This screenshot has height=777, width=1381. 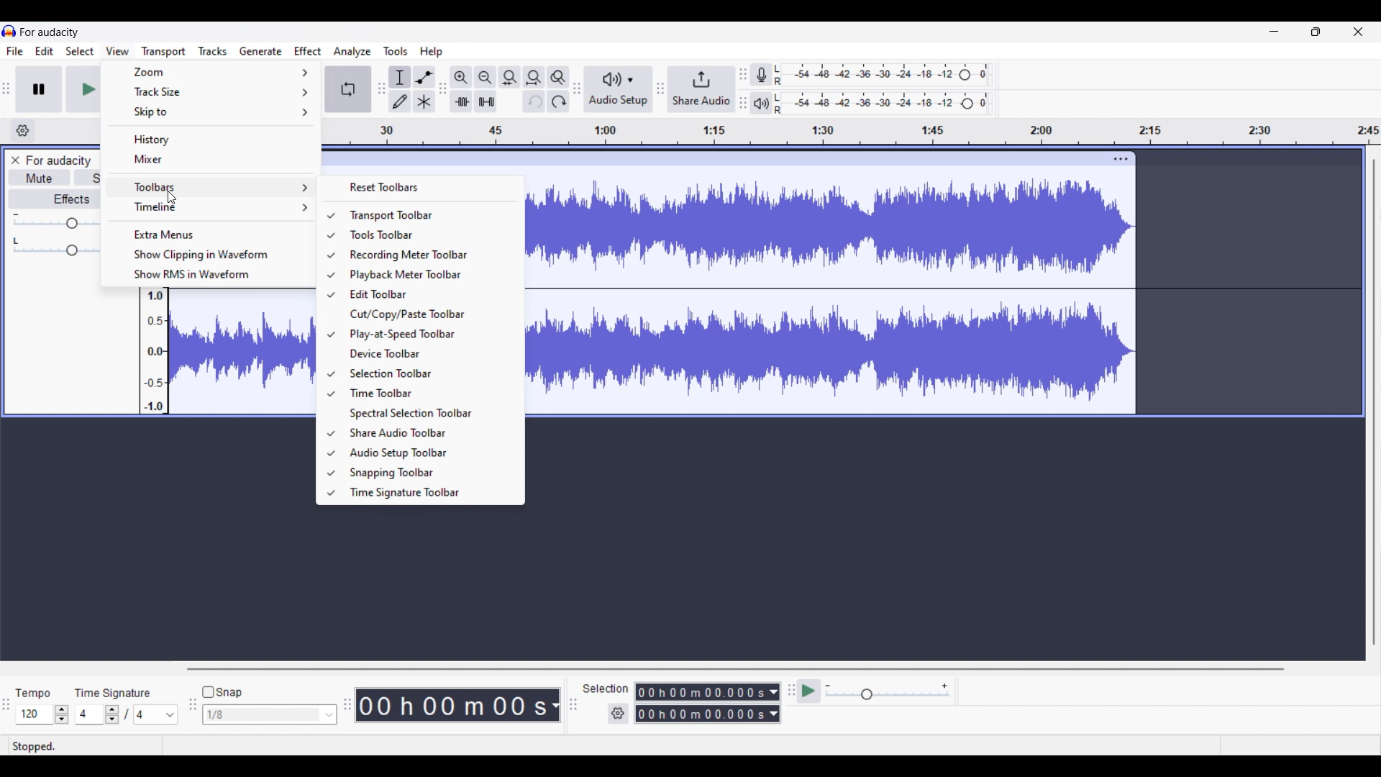 I want to click on cursor, so click(x=173, y=199).